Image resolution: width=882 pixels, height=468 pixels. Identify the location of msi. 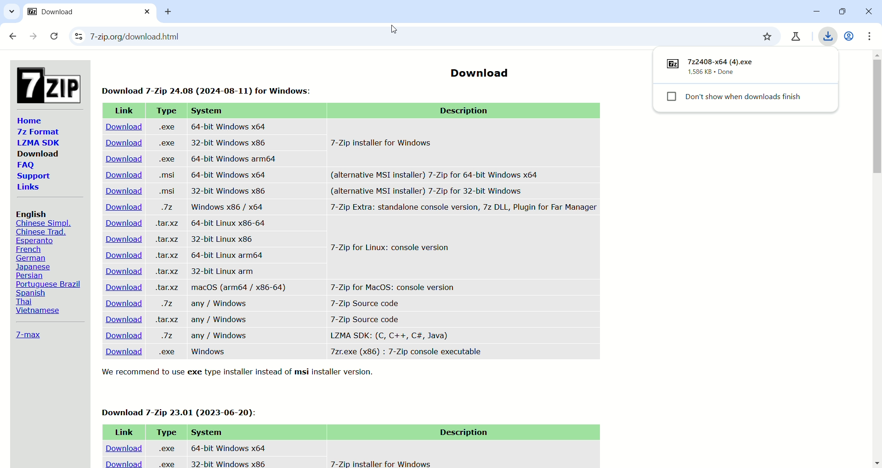
(164, 190).